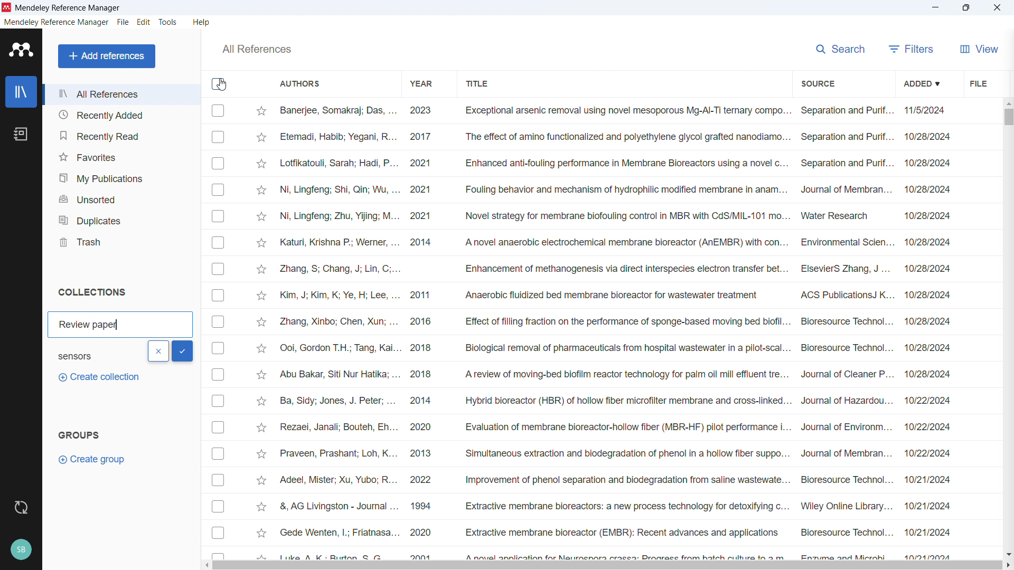  I want to click on Select respective publication, so click(218, 190).